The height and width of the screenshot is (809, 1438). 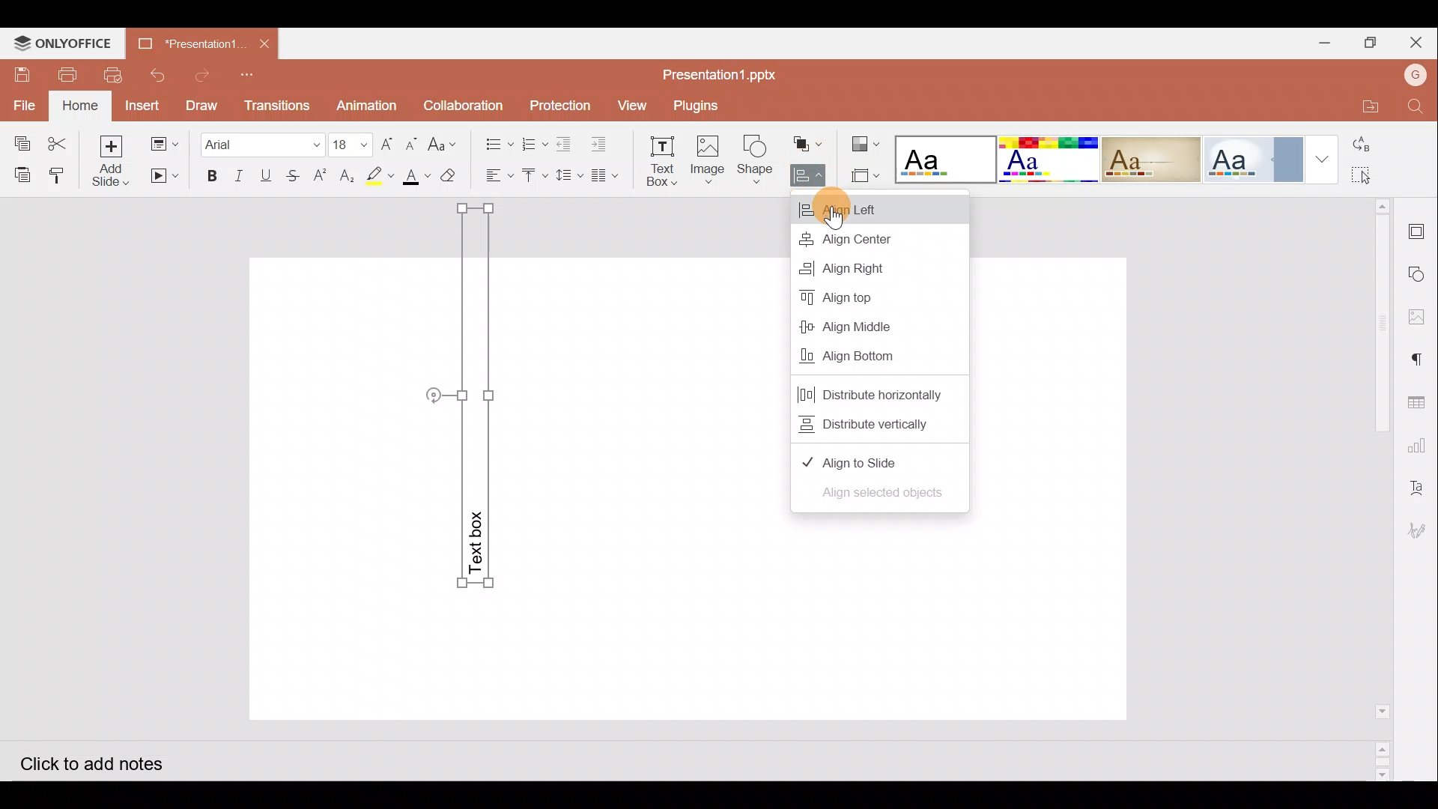 I want to click on Insert Shape, so click(x=755, y=160).